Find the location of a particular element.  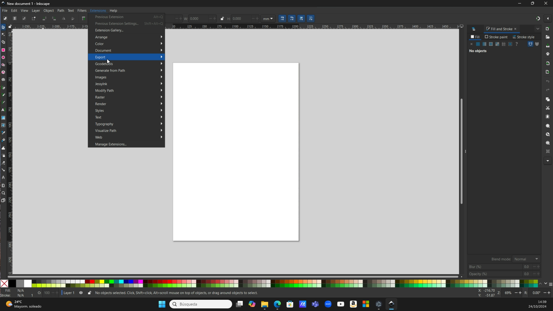

Jessylink is located at coordinates (128, 84).